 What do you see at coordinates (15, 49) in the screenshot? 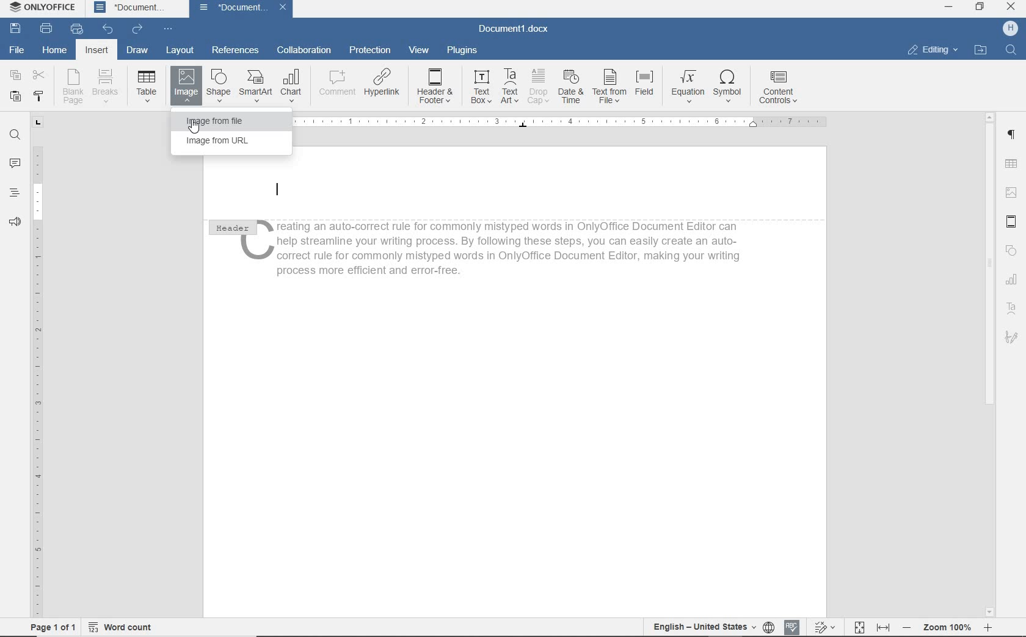
I see `FILE` at bounding box center [15, 49].